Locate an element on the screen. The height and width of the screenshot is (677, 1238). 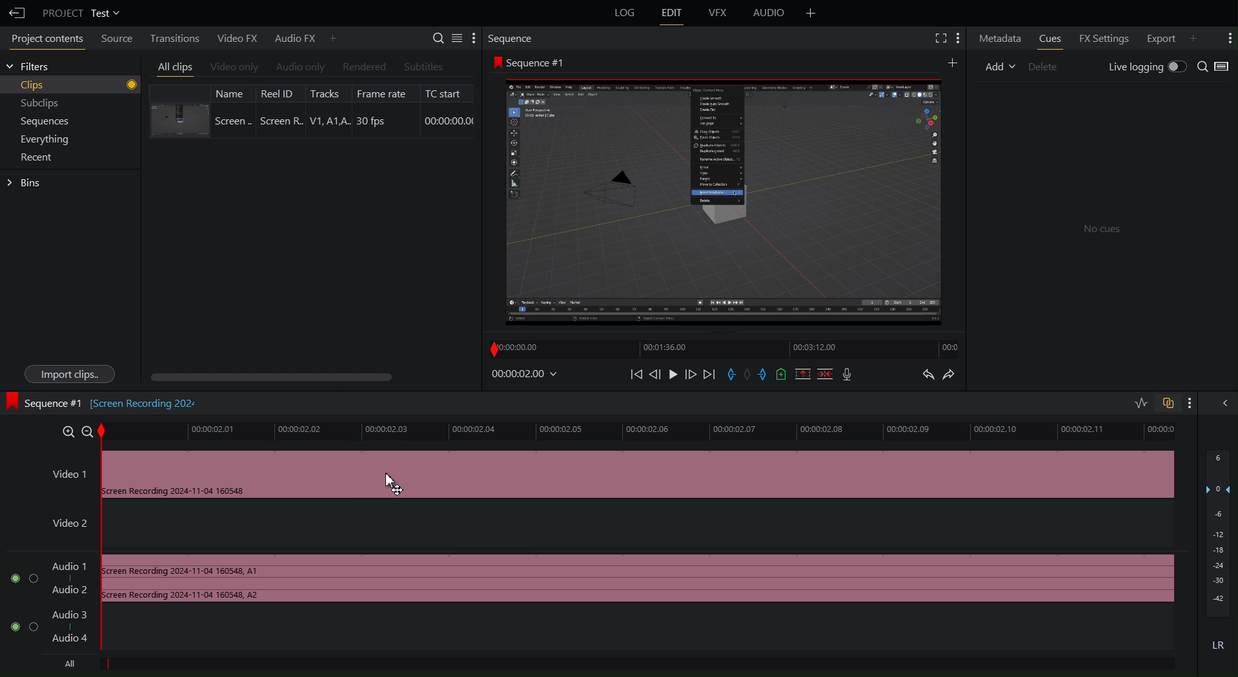
Toggle Auto Sync is located at coordinates (1168, 401).